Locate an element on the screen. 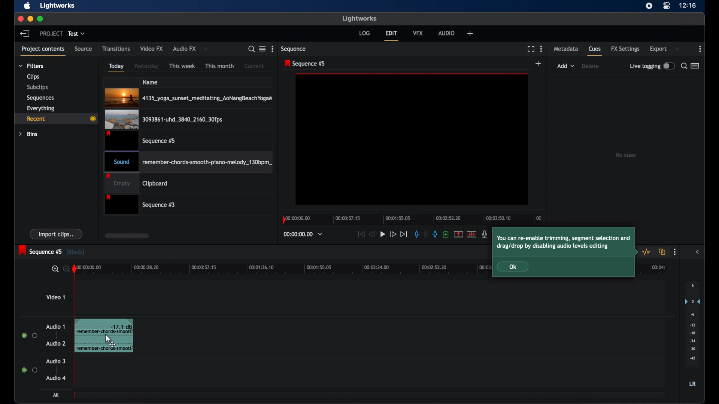 The image size is (719, 404). audio is located at coordinates (446, 33).